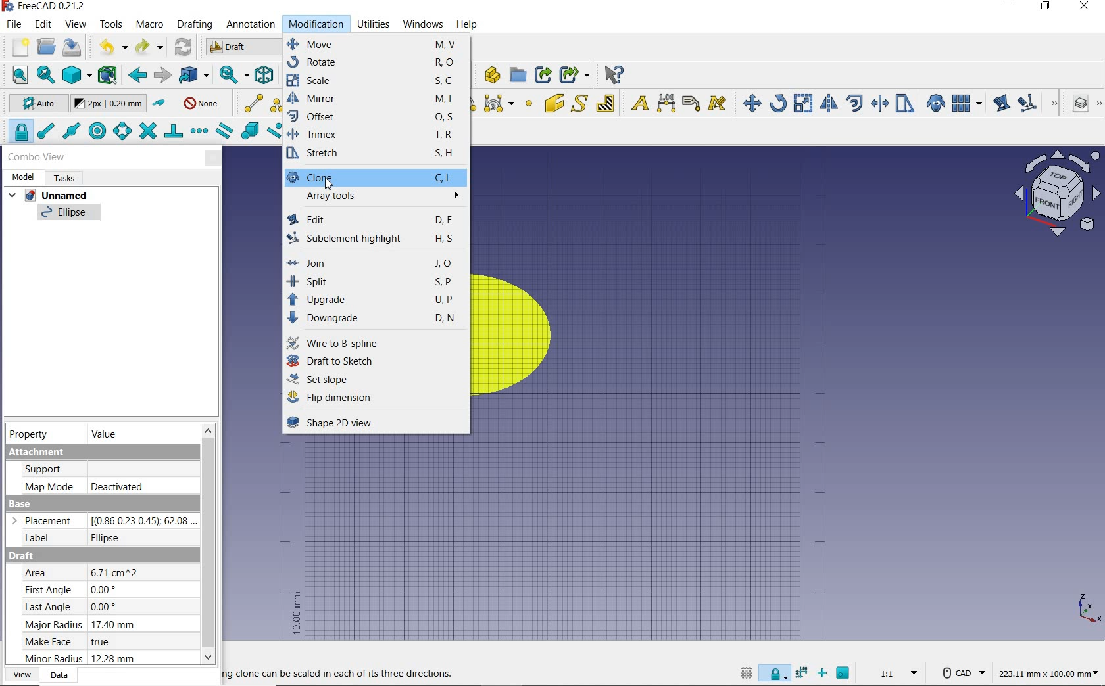  I want to click on refresh, so click(184, 49).